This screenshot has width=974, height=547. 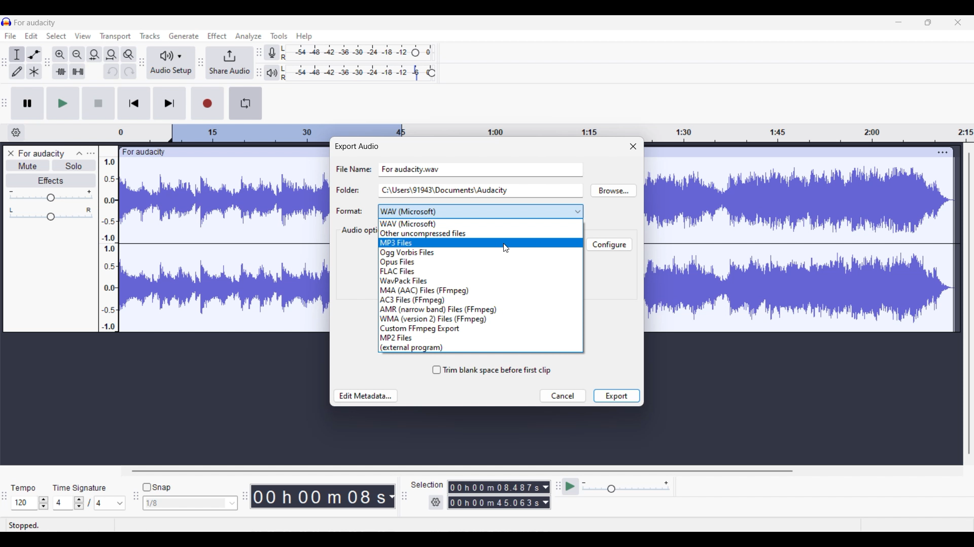 What do you see at coordinates (77, 55) in the screenshot?
I see `Zoom out` at bounding box center [77, 55].